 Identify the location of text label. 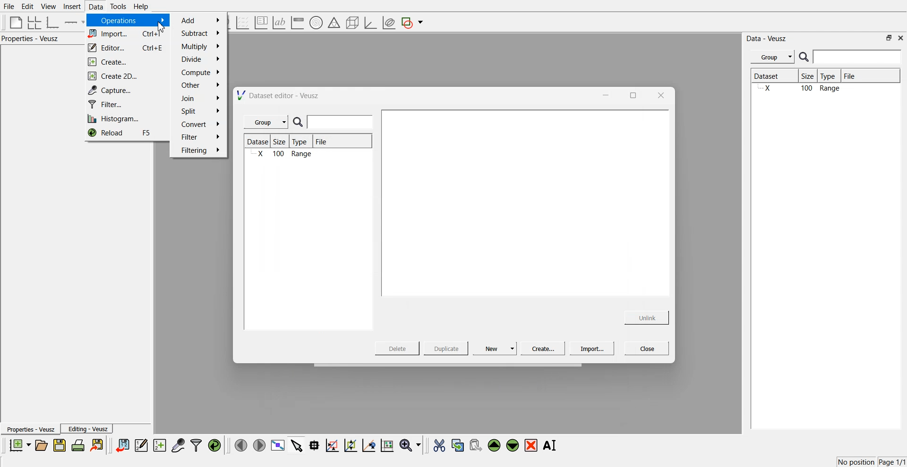
(278, 23).